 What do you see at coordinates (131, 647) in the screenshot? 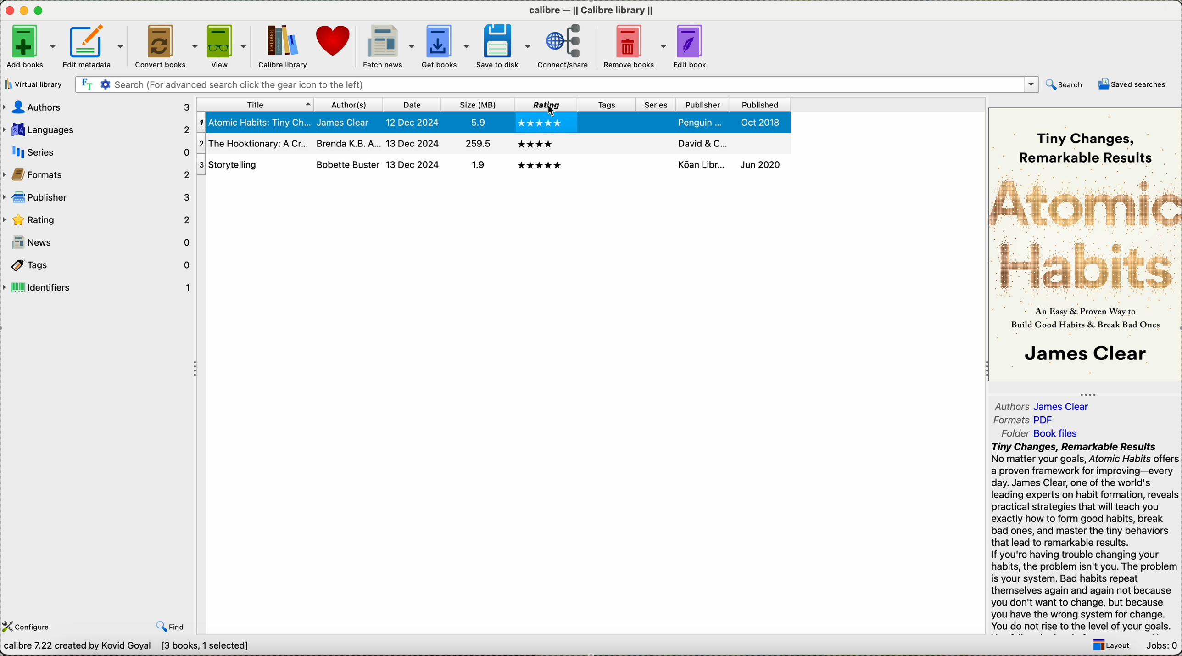
I see `calibre 7.22 created by Kovid Goyal [3 books]` at bounding box center [131, 647].